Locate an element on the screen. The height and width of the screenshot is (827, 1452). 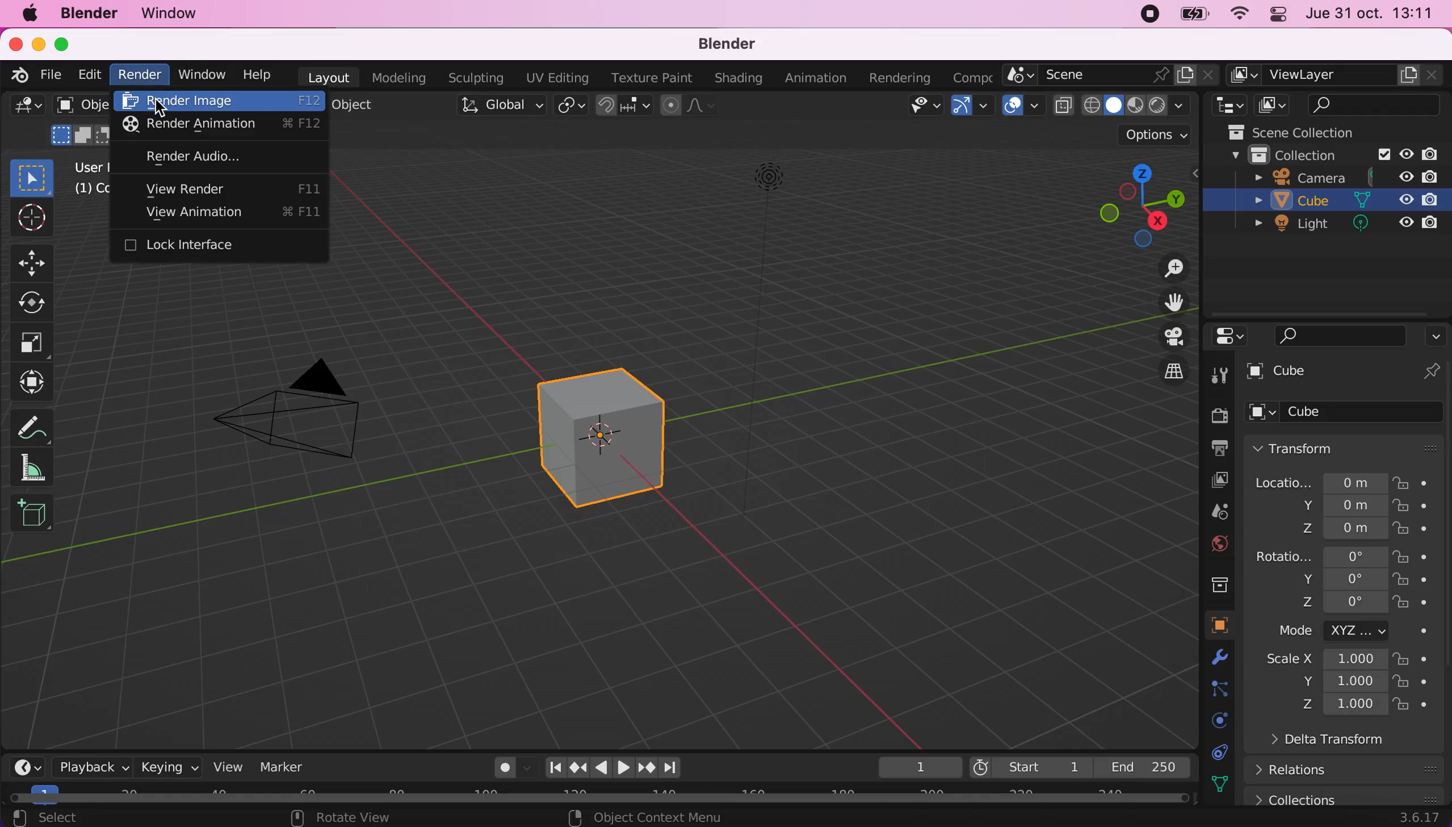
cursor is located at coordinates (160, 111).